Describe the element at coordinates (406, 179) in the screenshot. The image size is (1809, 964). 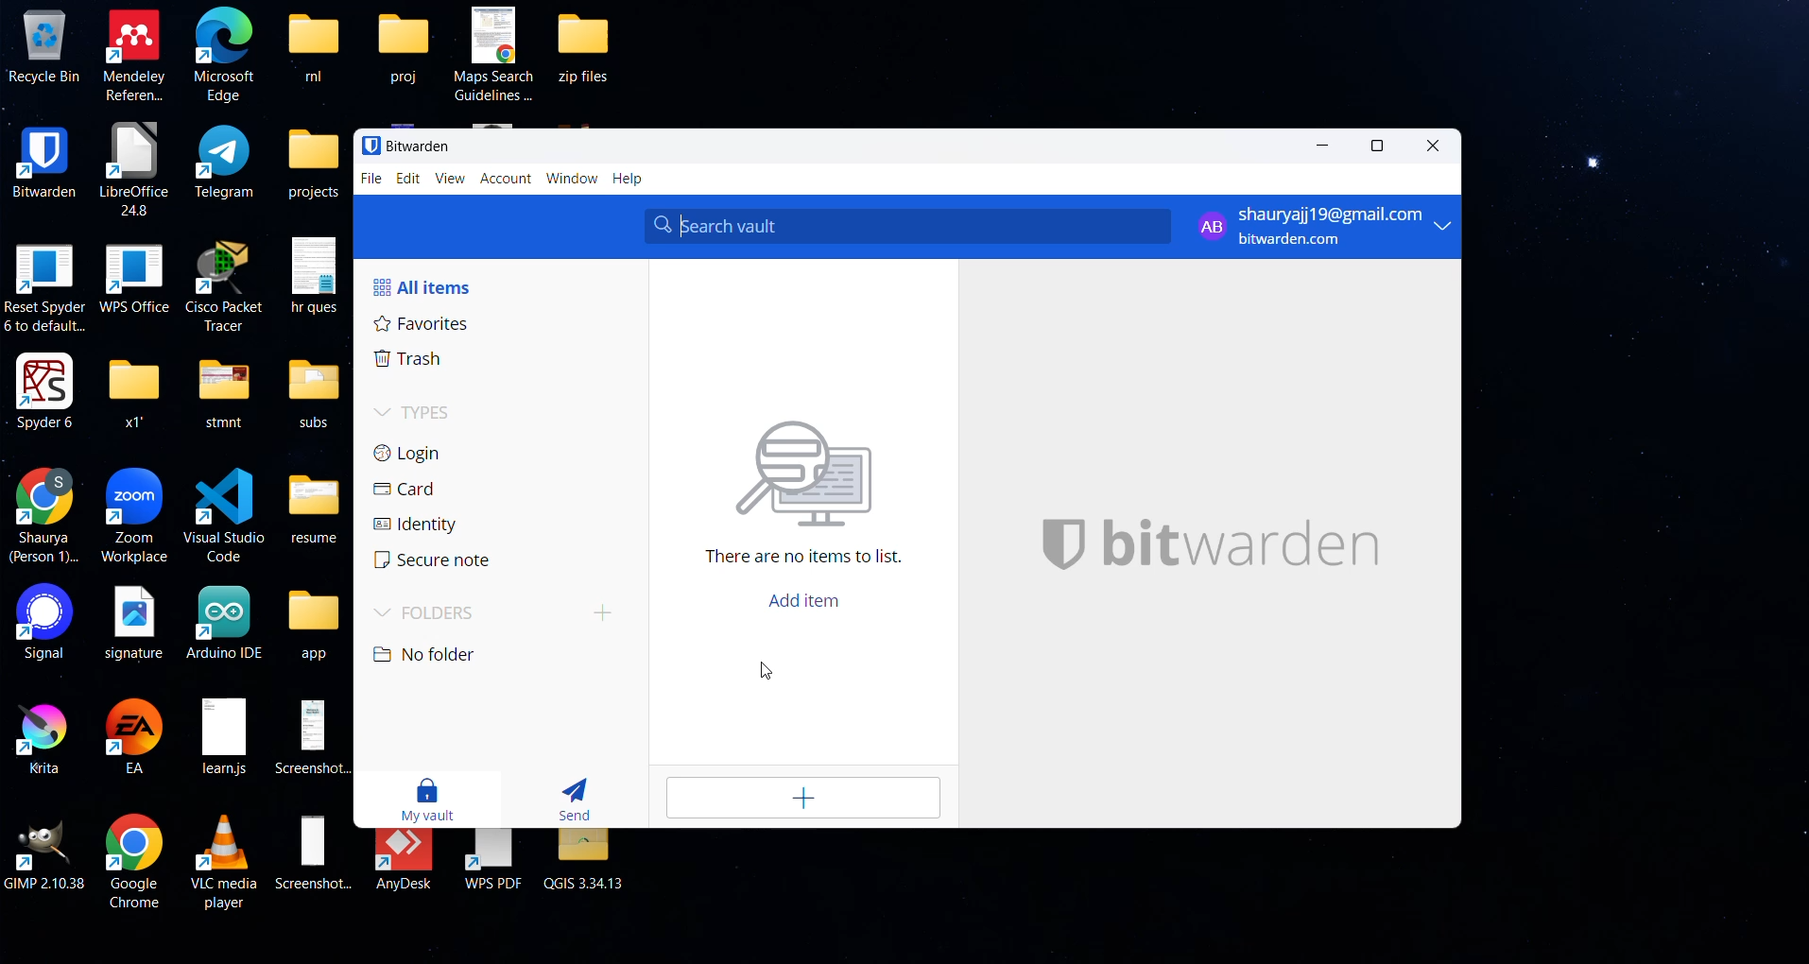
I see `edit` at that location.